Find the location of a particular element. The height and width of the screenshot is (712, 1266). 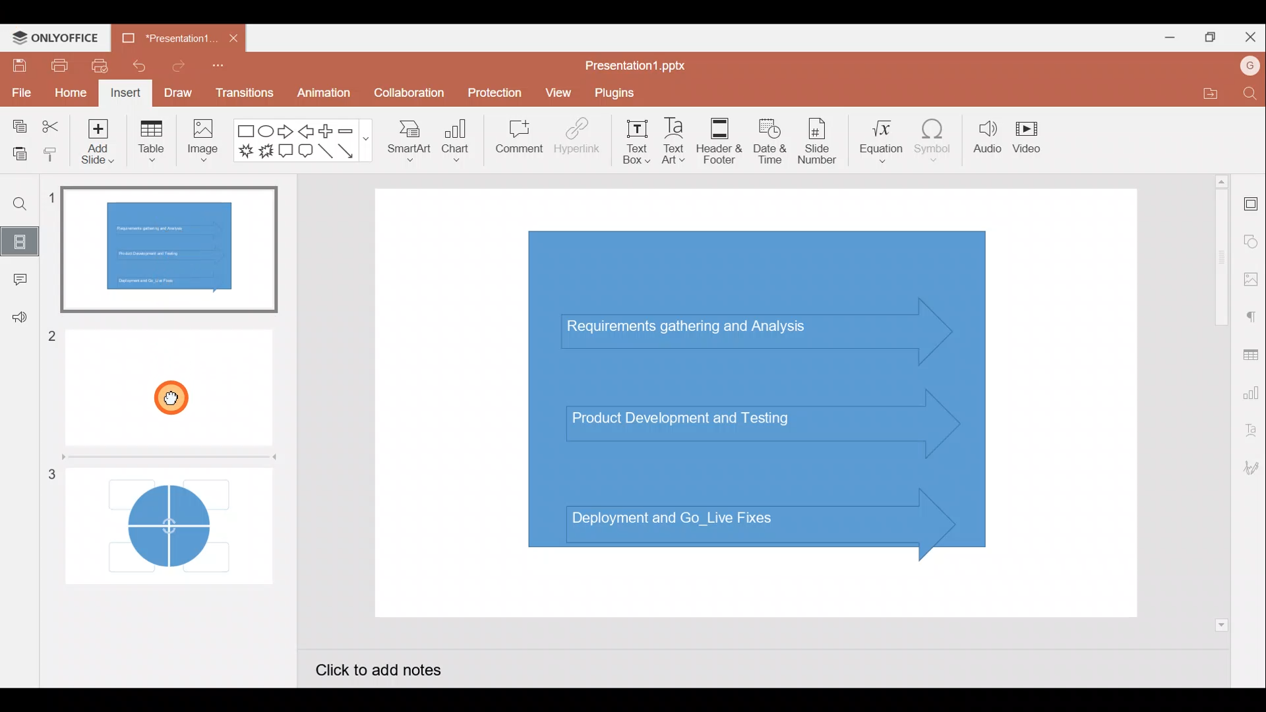

Minus is located at coordinates (353, 131).